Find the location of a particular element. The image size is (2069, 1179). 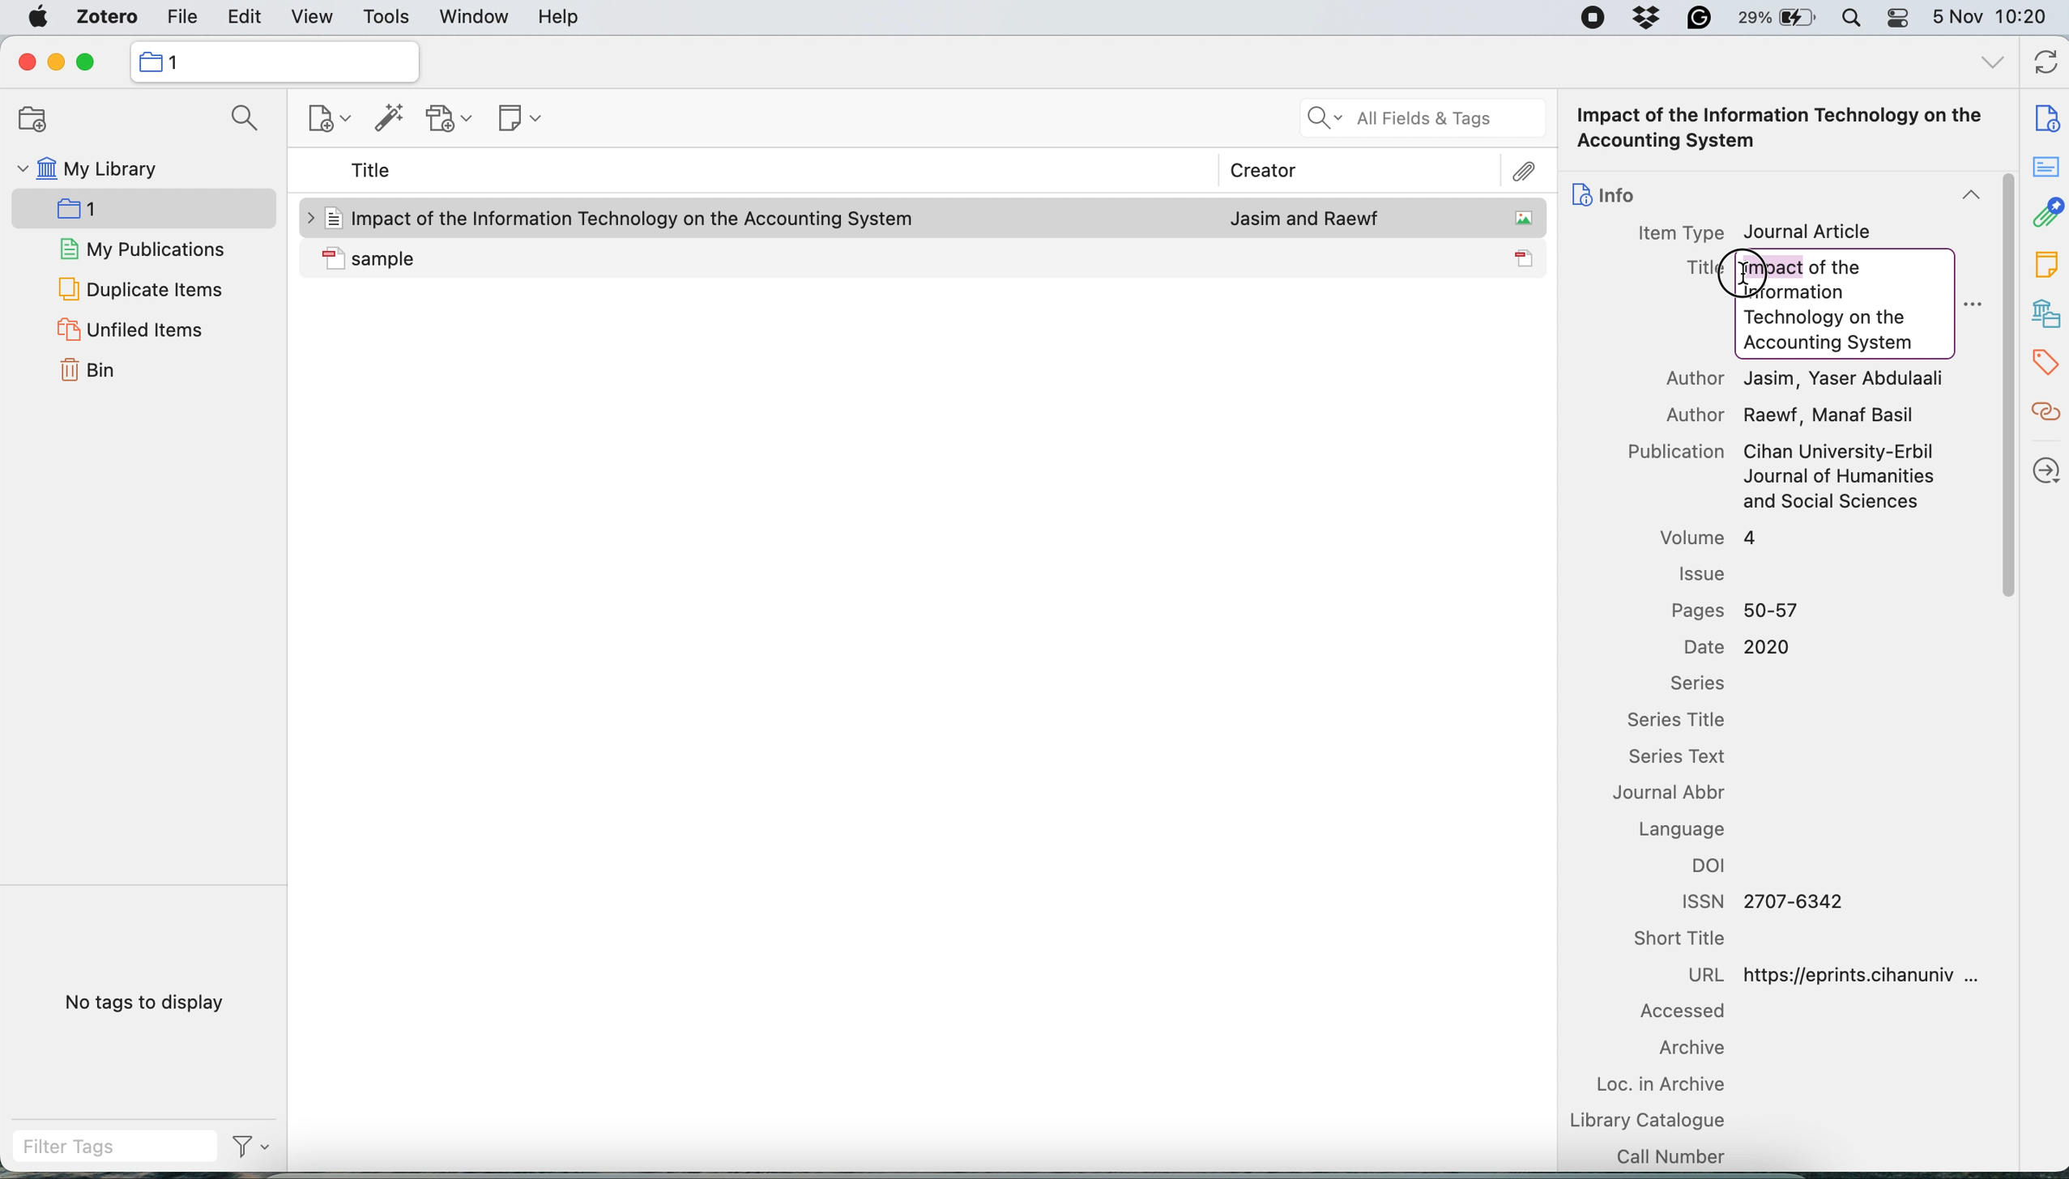

short title is located at coordinates (1684, 939).